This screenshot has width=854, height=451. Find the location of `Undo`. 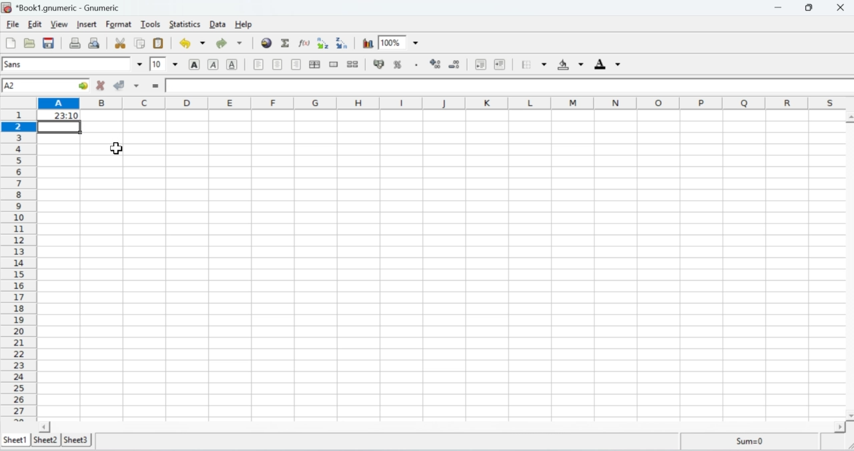

Undo is located at coordinates (189, 43).